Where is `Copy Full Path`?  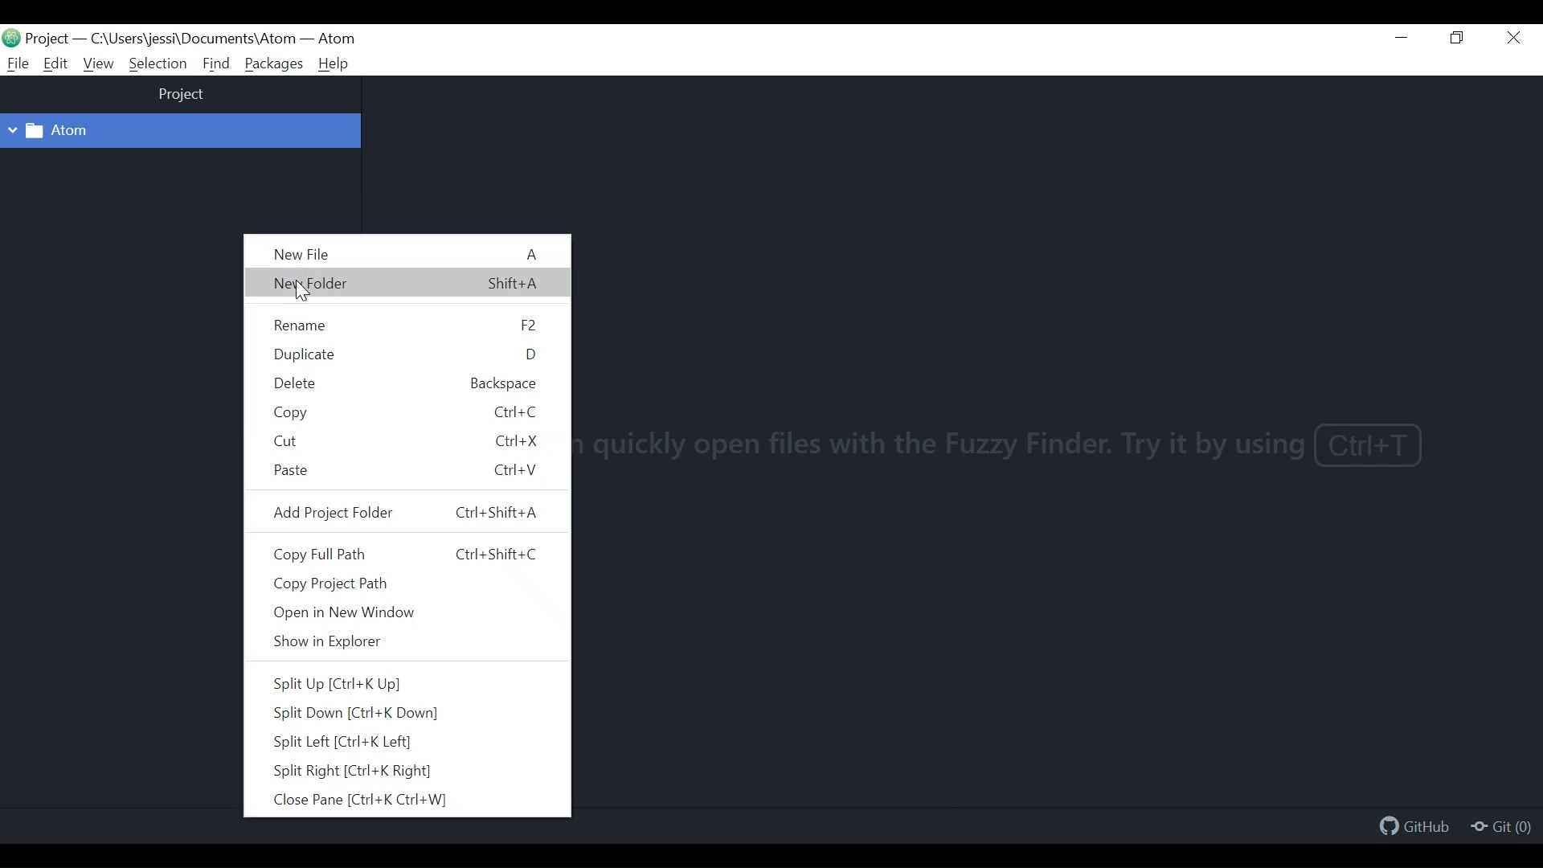 Copy Full Path is located at coordinates (319, 554).